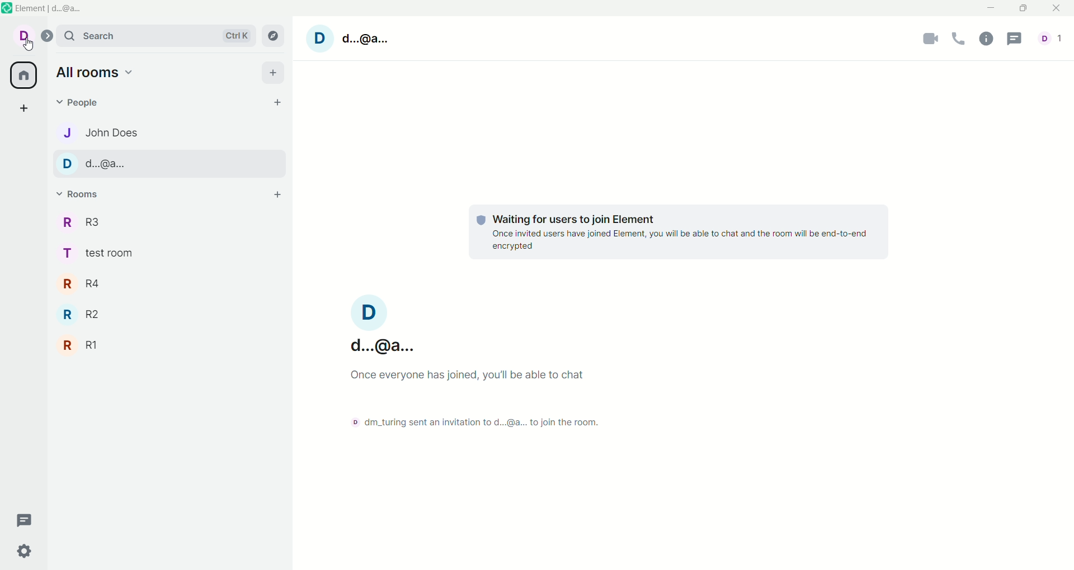 This screenshot has height=570, width=1074. Describe the element at coordinates (1053, 41) in the screenshot. I see `people` at that location.